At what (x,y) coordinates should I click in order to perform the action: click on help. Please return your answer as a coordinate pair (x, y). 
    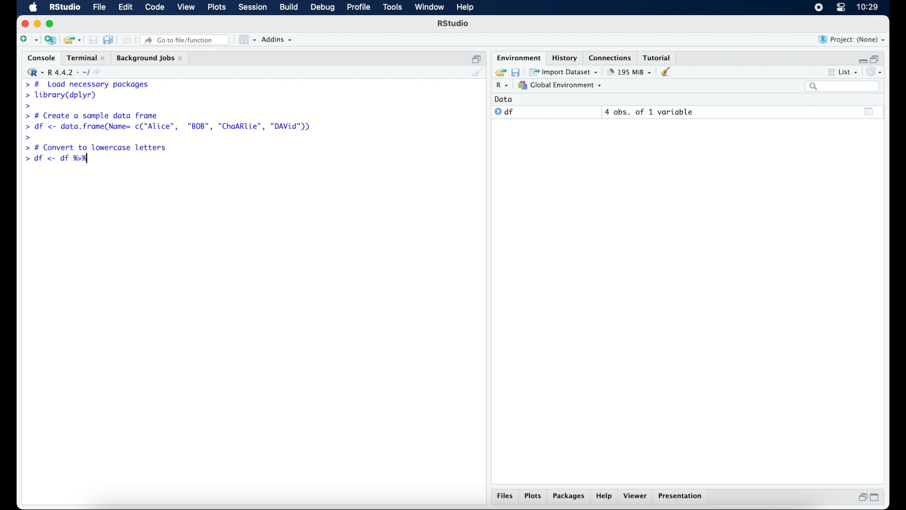
    Looking at the image, I should click on (604, 497).